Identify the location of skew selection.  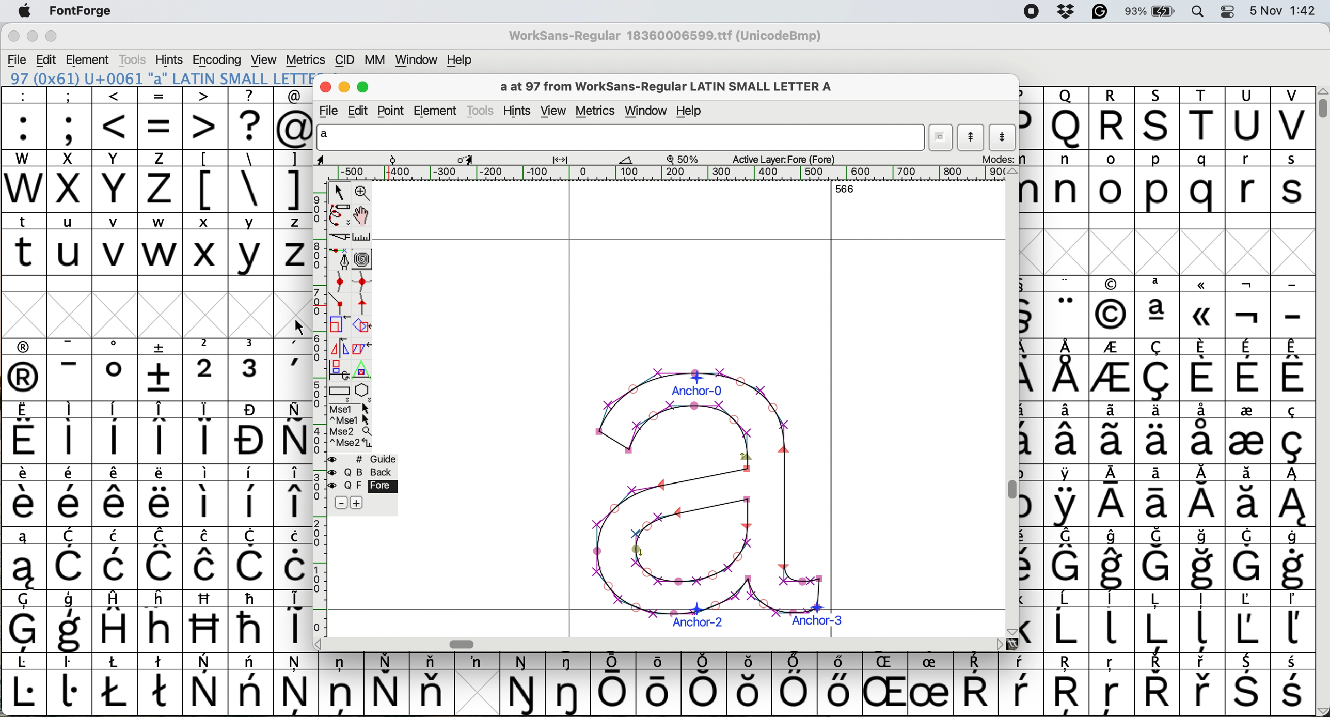
(363, 347).